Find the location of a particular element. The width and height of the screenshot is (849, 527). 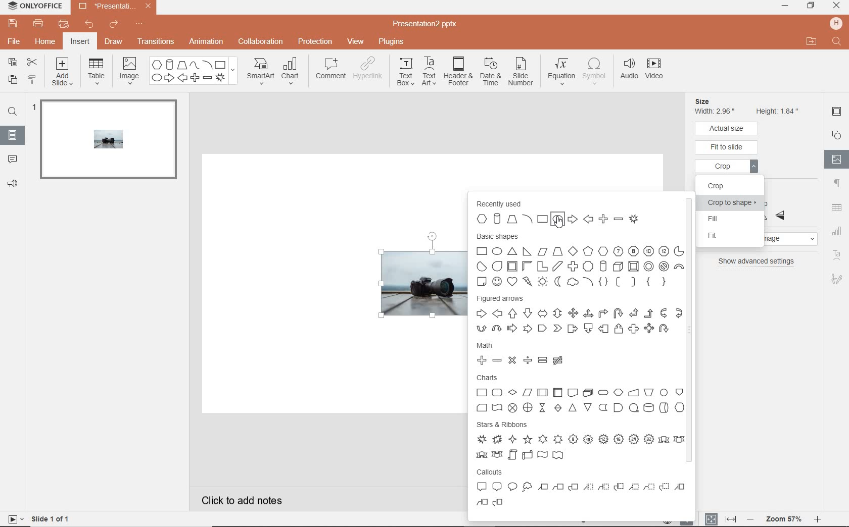

slide 1 of 1 is located at coordinates (38, 520).